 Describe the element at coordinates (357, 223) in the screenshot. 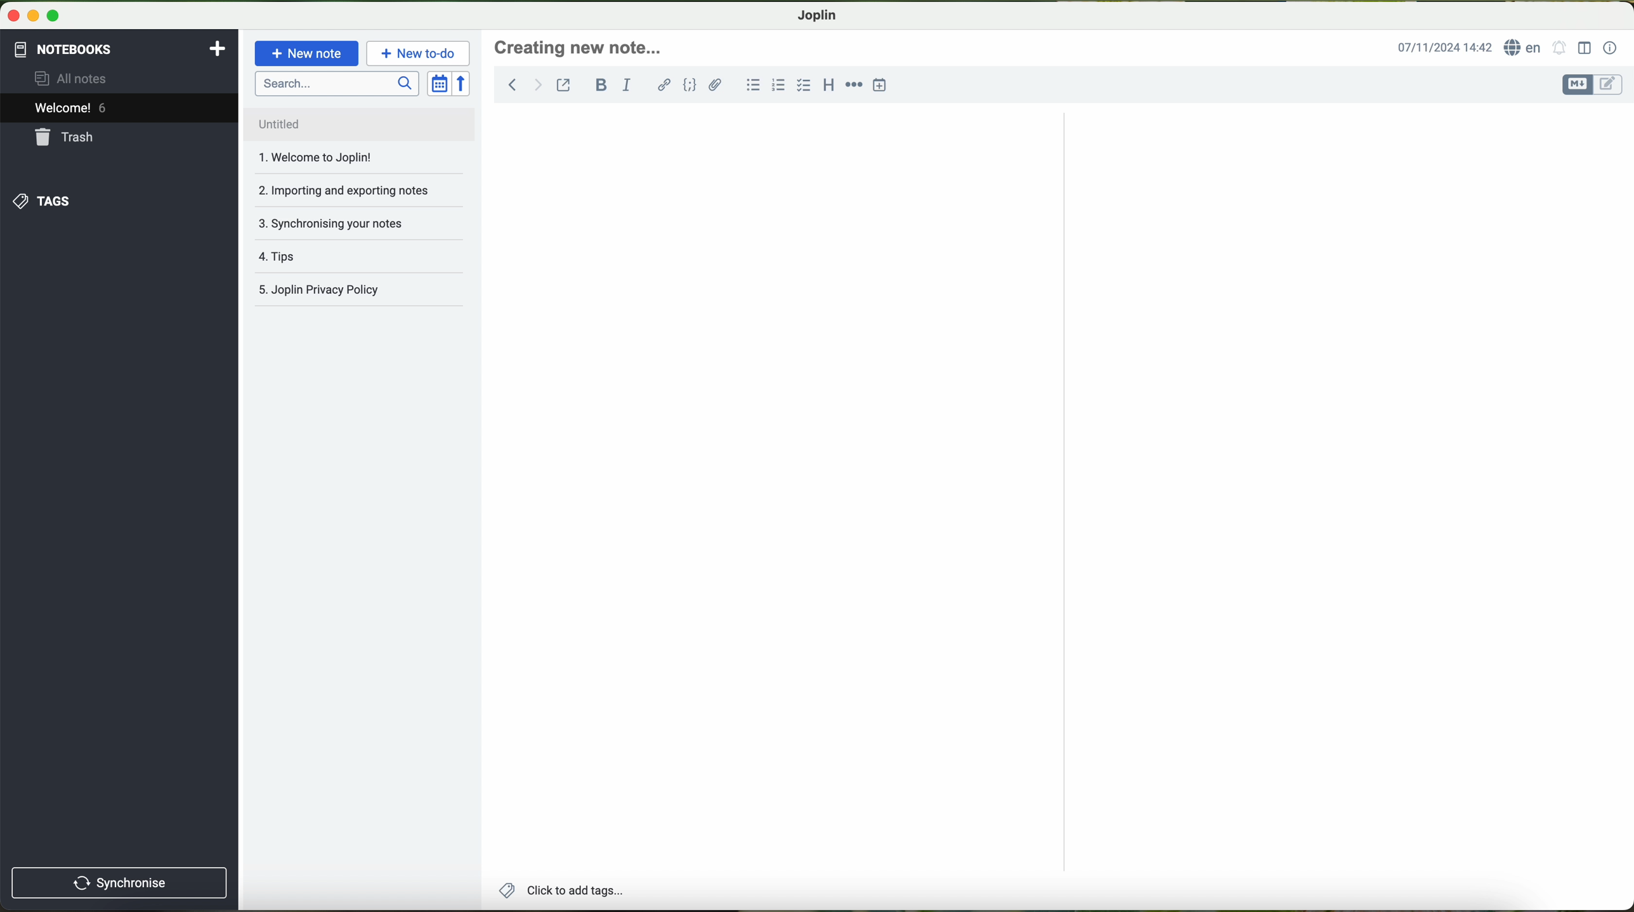

I see `synchronising your notes` at that location.